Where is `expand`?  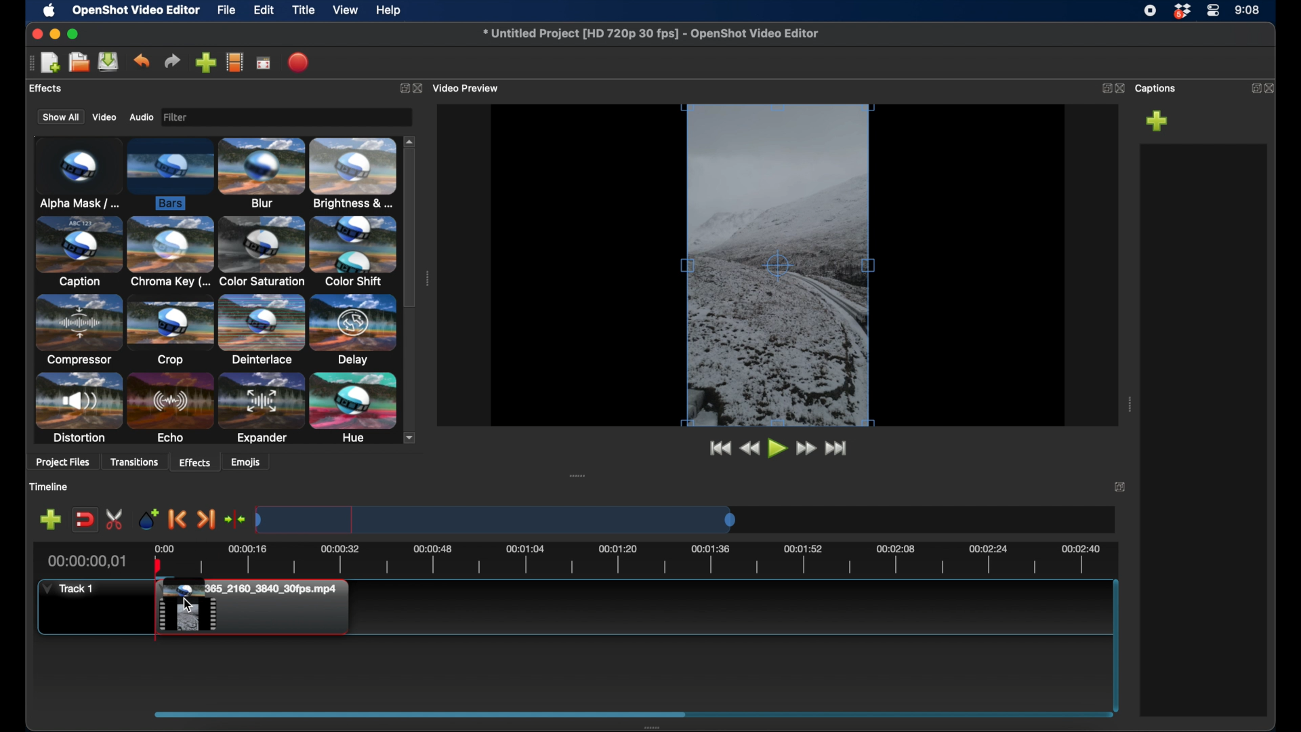 expand is located at coordinates (1121, 488).